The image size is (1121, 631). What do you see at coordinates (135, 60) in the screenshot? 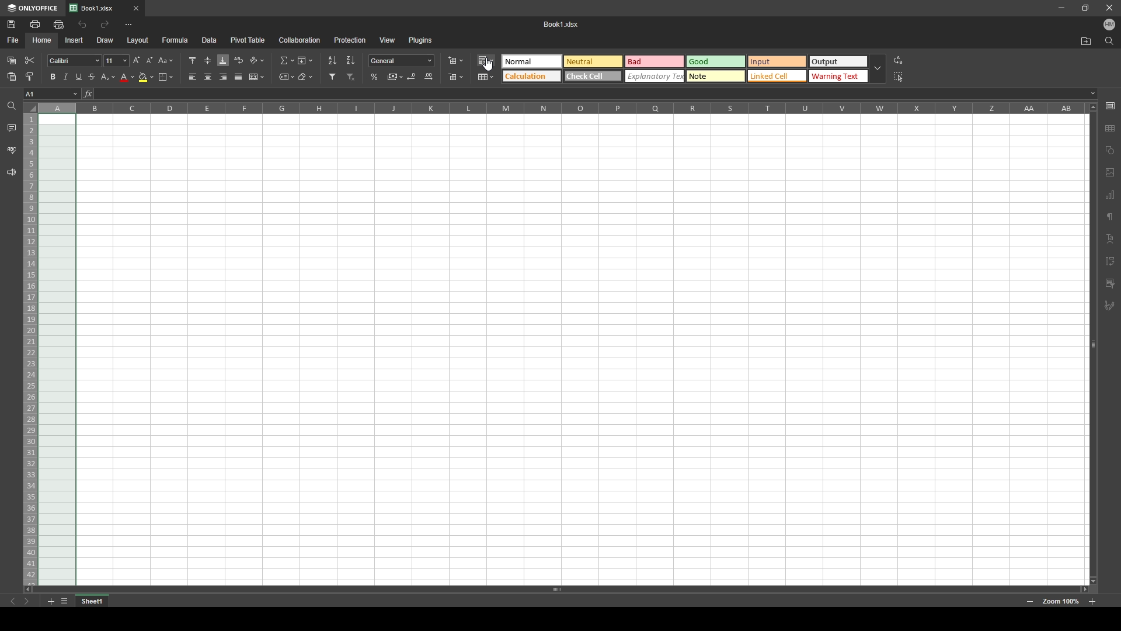
I see `increment font size` at bounding box center [135, 60].